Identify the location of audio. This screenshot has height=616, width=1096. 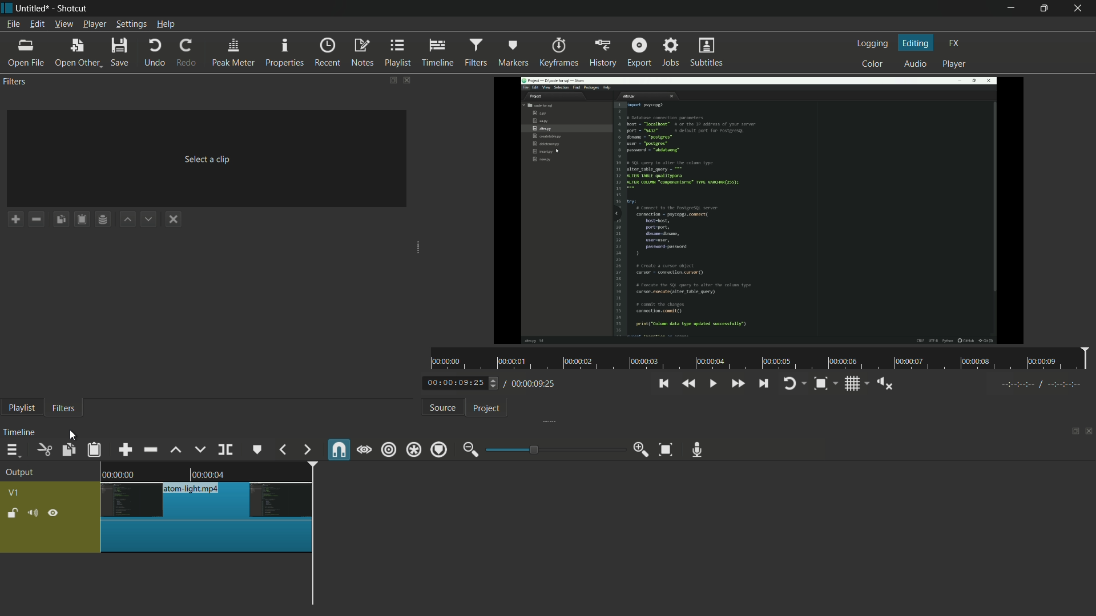
(916, 63).